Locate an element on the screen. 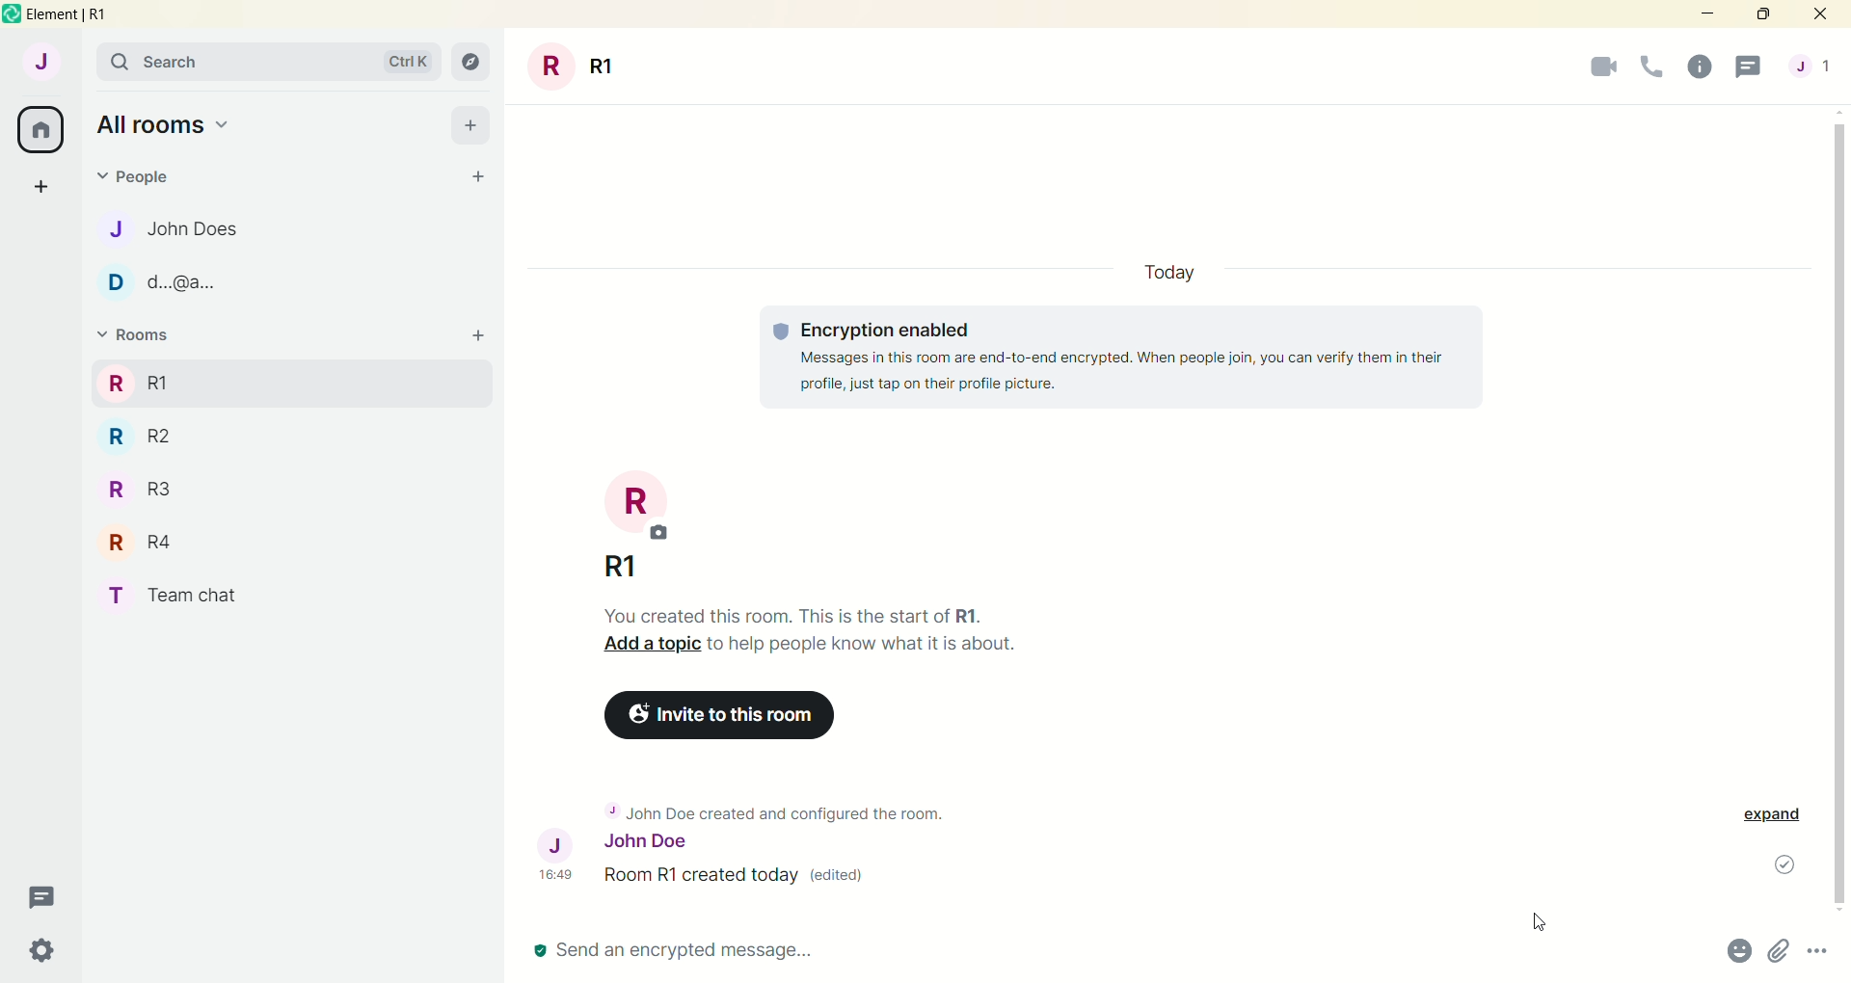 The image size is (1851, 983). close is located at coordinates (1824, 14).